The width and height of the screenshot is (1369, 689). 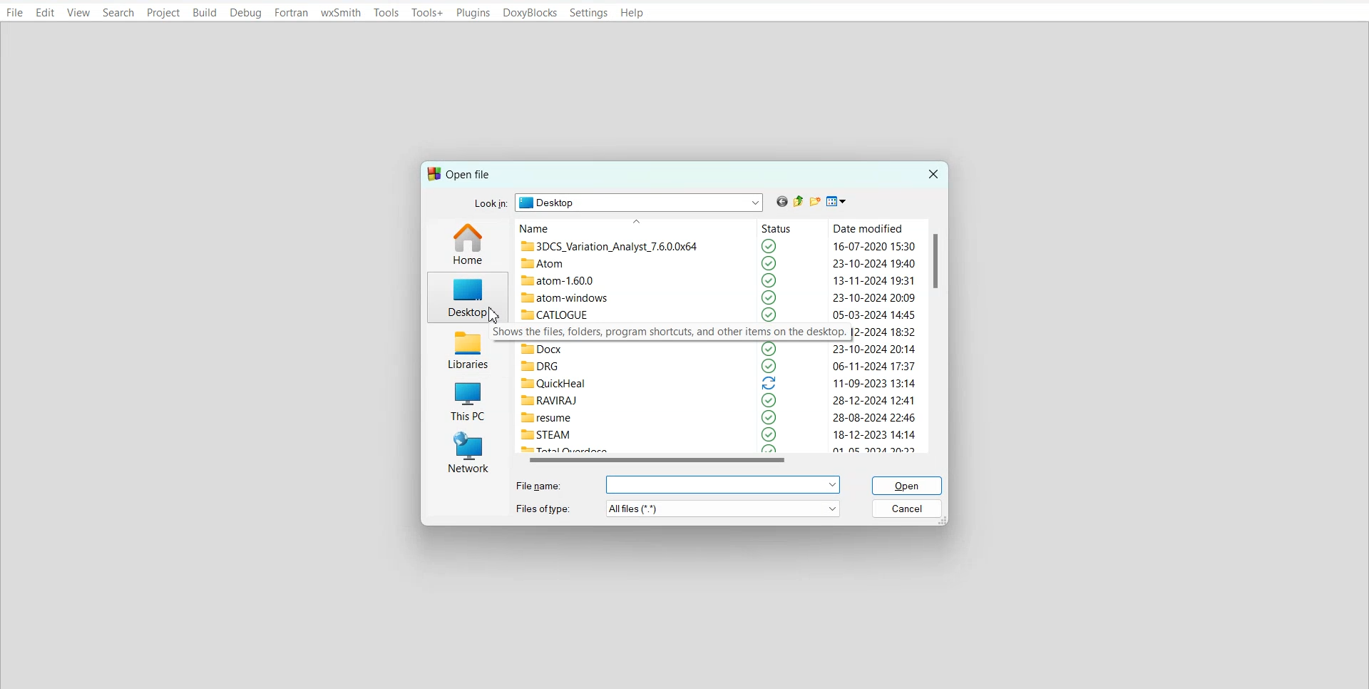 I want to click on 05-03-2024 14:45, so click(x=876, y=314).